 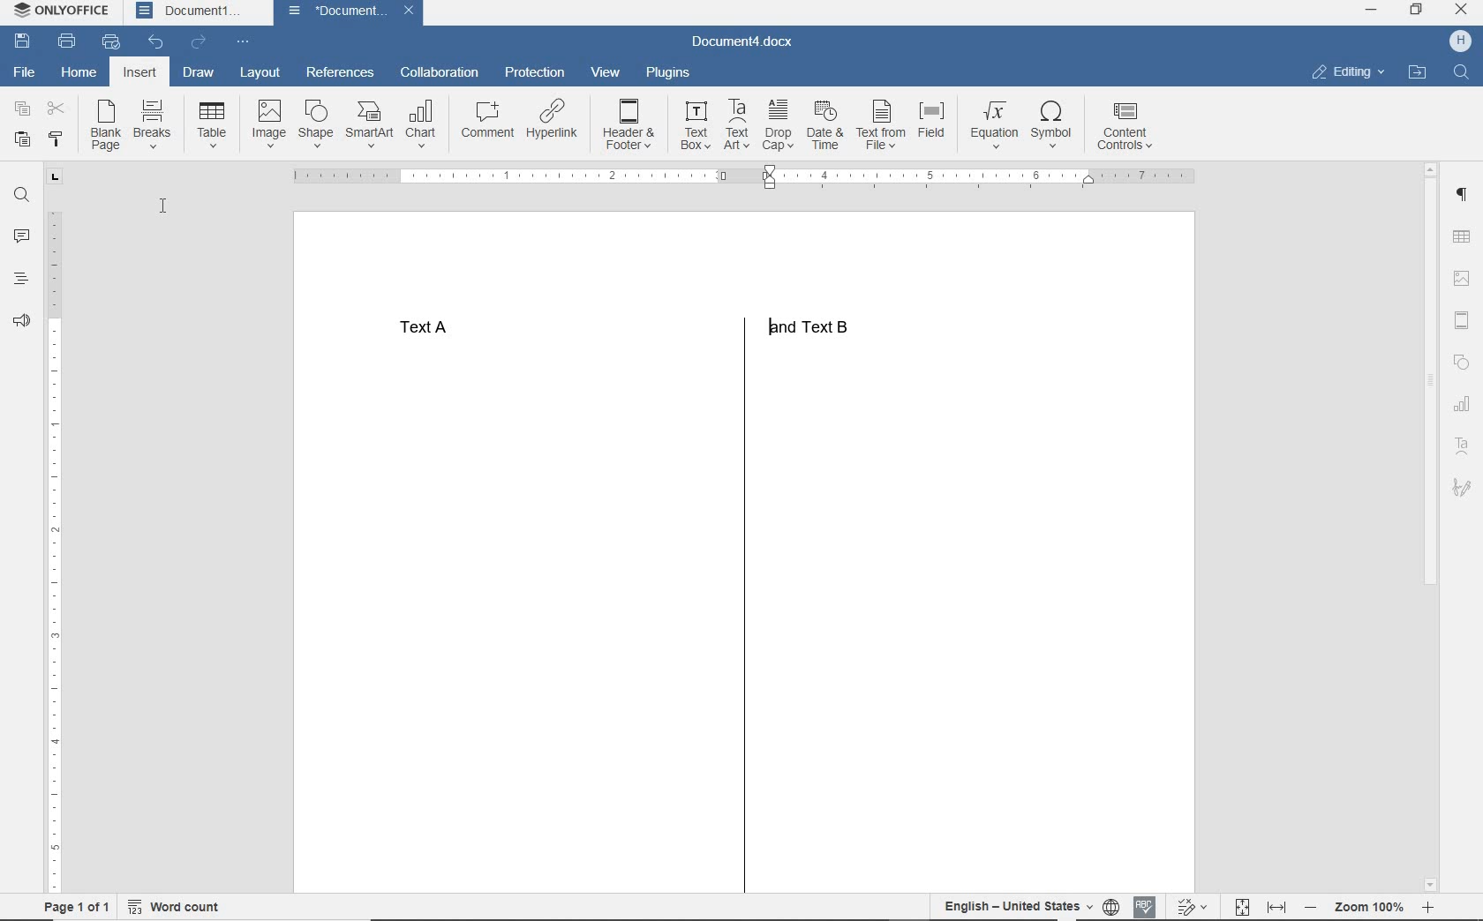 I want to click on EQUATION, so click(x=992, y=124).